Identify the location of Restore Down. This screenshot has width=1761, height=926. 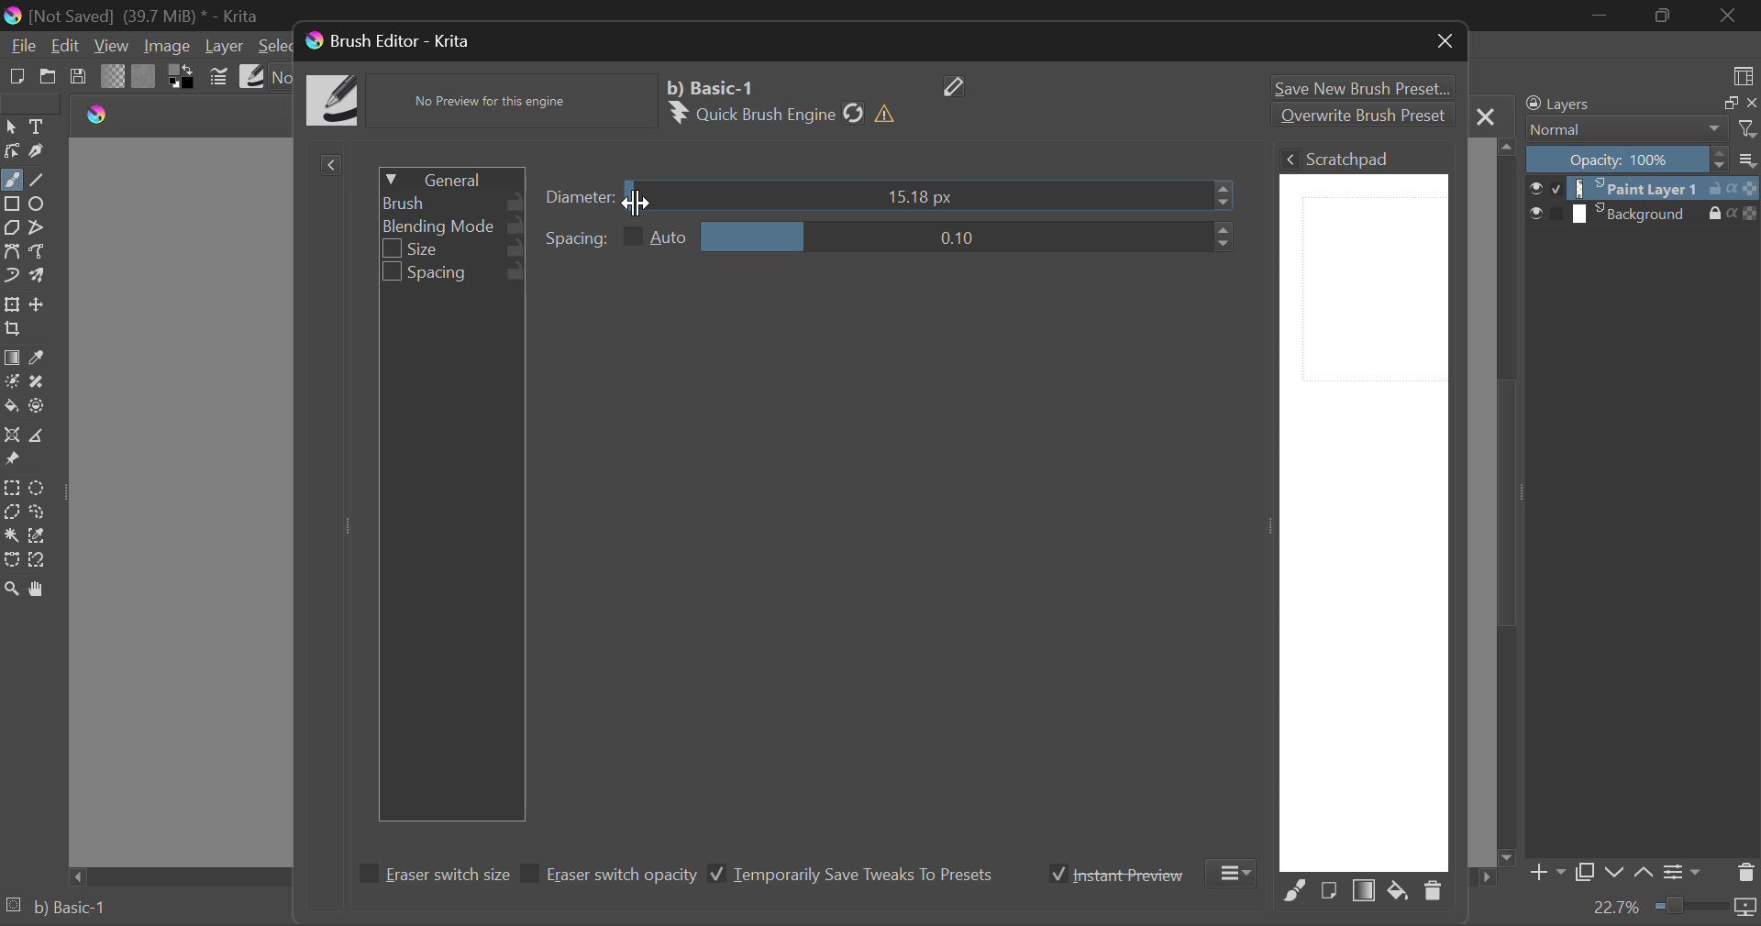
(1600, 17).